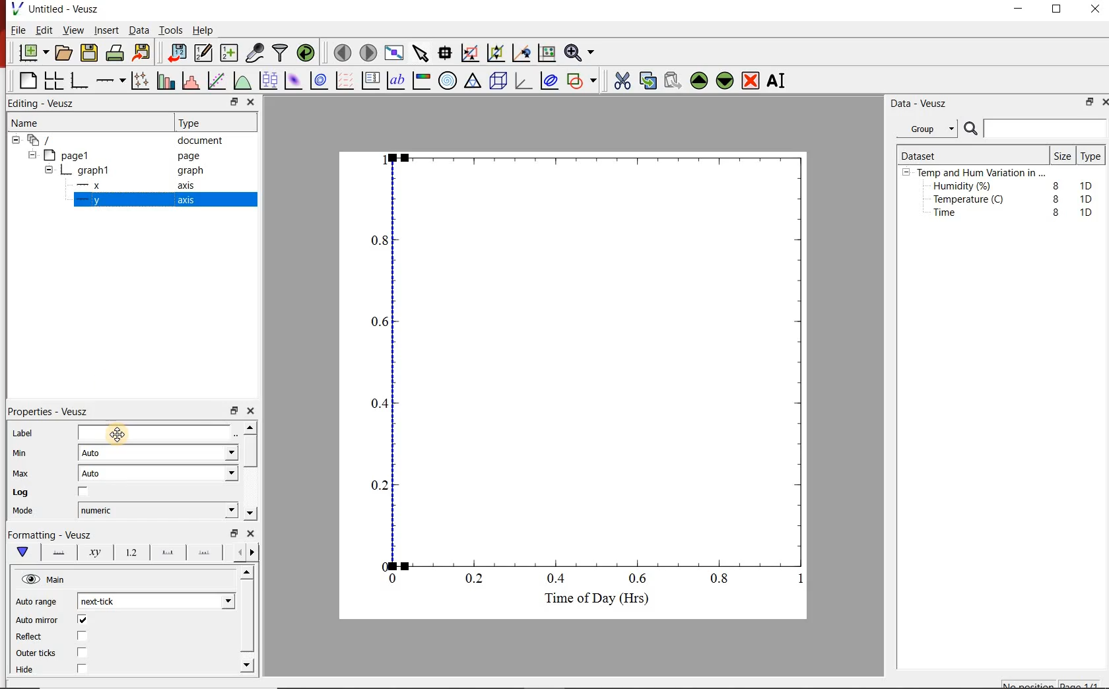  I want to click on select items from the graph or scroll, so click(421, 55).